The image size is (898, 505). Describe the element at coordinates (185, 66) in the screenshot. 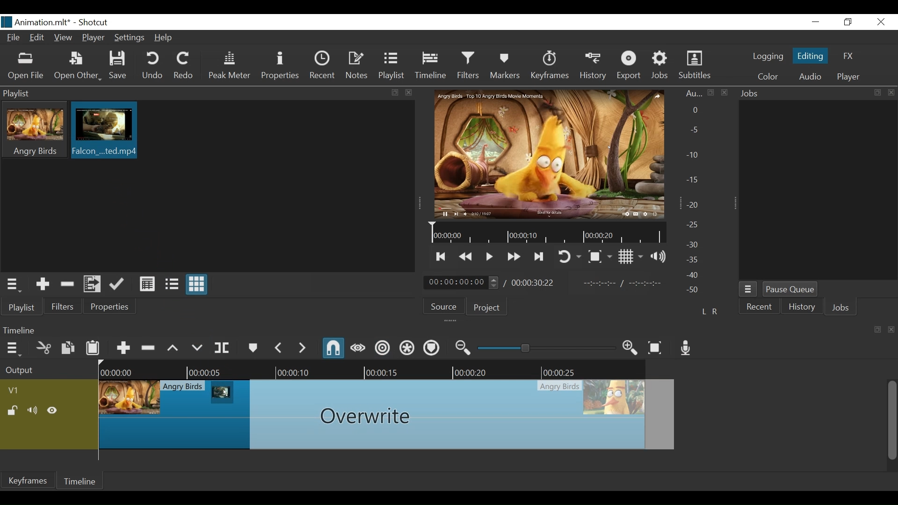

I see `Redo` at that location.